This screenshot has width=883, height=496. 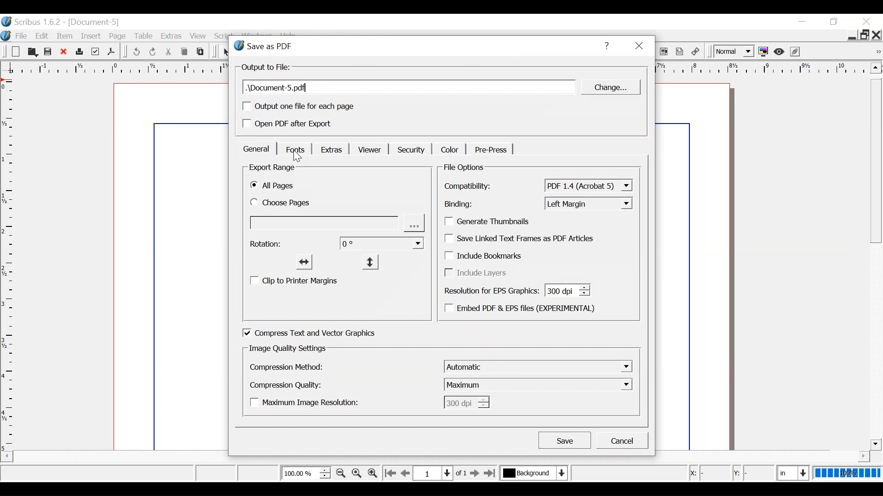 What do you see at coordinates (297, 281) in the screenshot?
I see `(un)check Clip to printer margins` at bounding box center [297, 281].